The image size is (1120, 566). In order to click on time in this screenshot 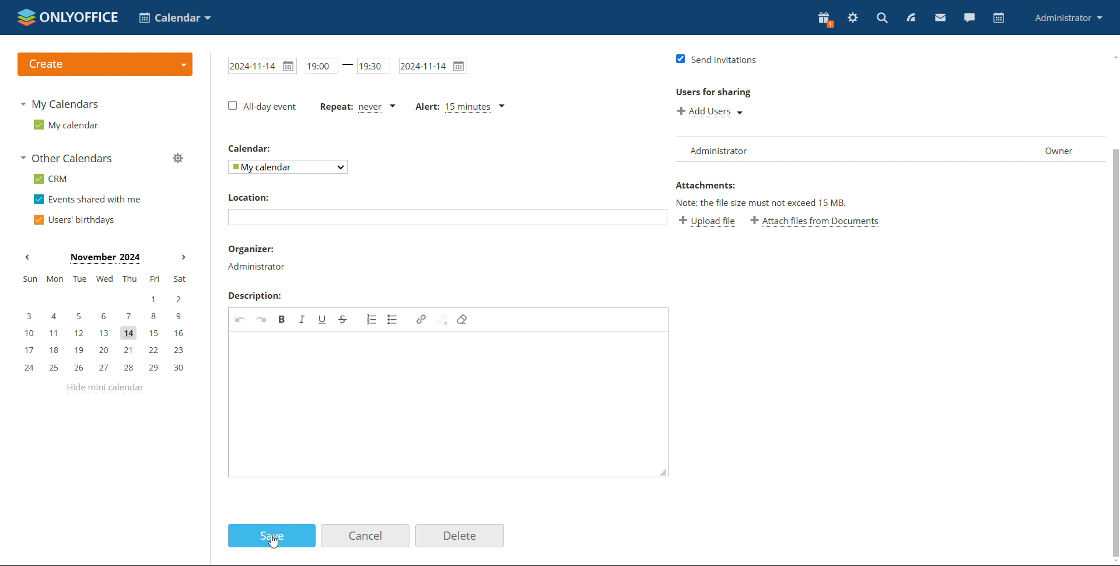, I will do `click(345, 67)`.